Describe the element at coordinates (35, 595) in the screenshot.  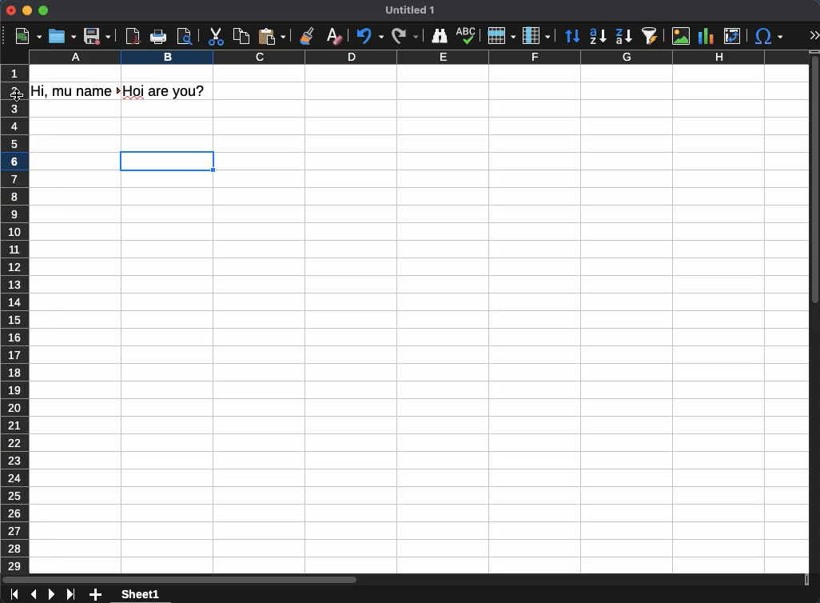
I see `previous sheet` at that location.